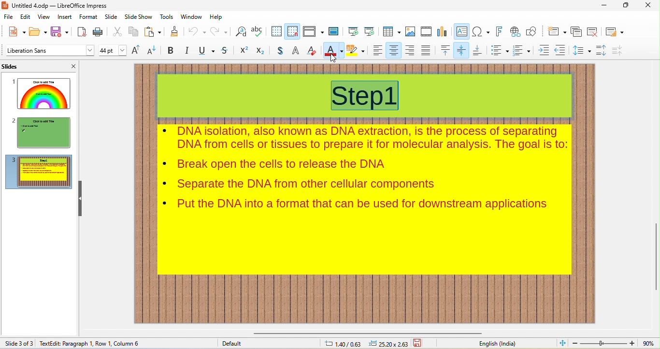 This screenshot has width=660, height=349. I want to click on zoom, so click(615, 343).